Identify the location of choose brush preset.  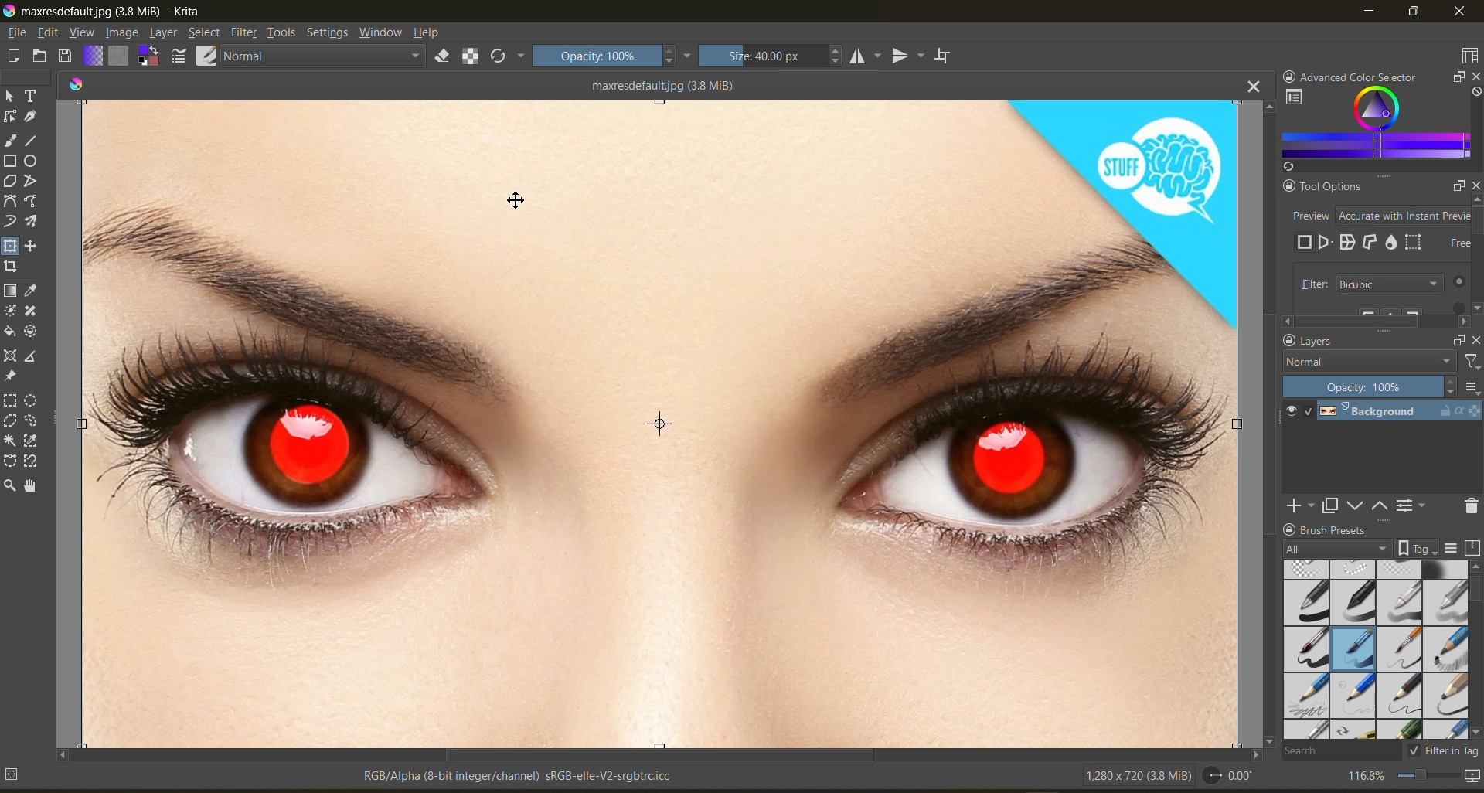
(209, 54).